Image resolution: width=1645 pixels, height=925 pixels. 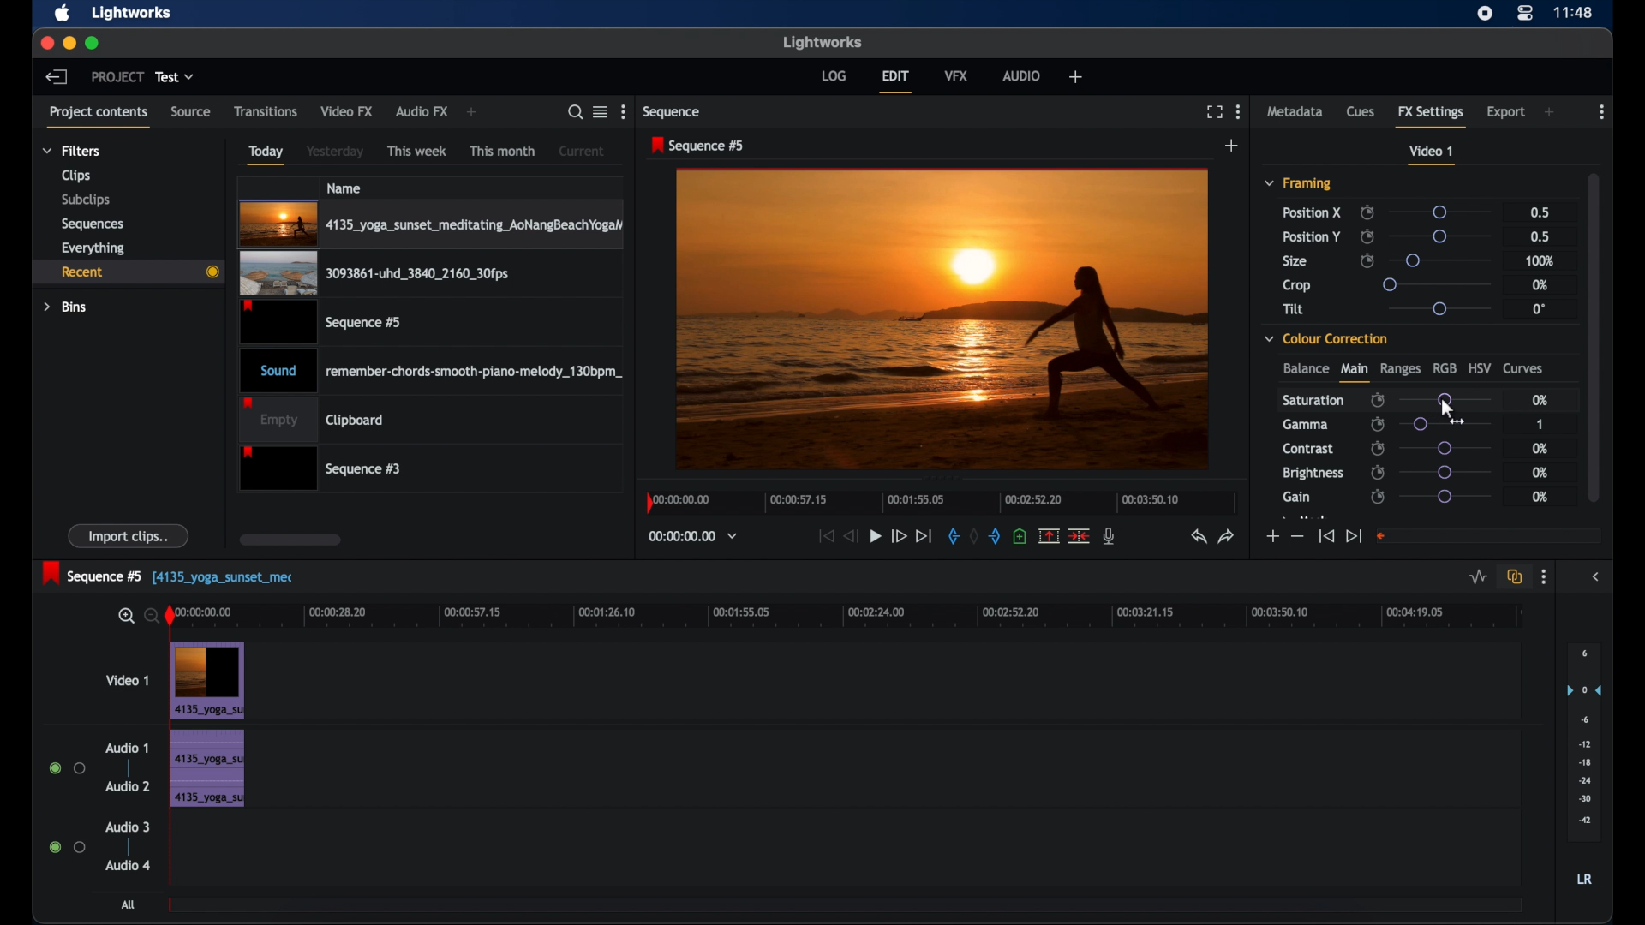 I want to click on jump to start, so click(x=1325, y=537).